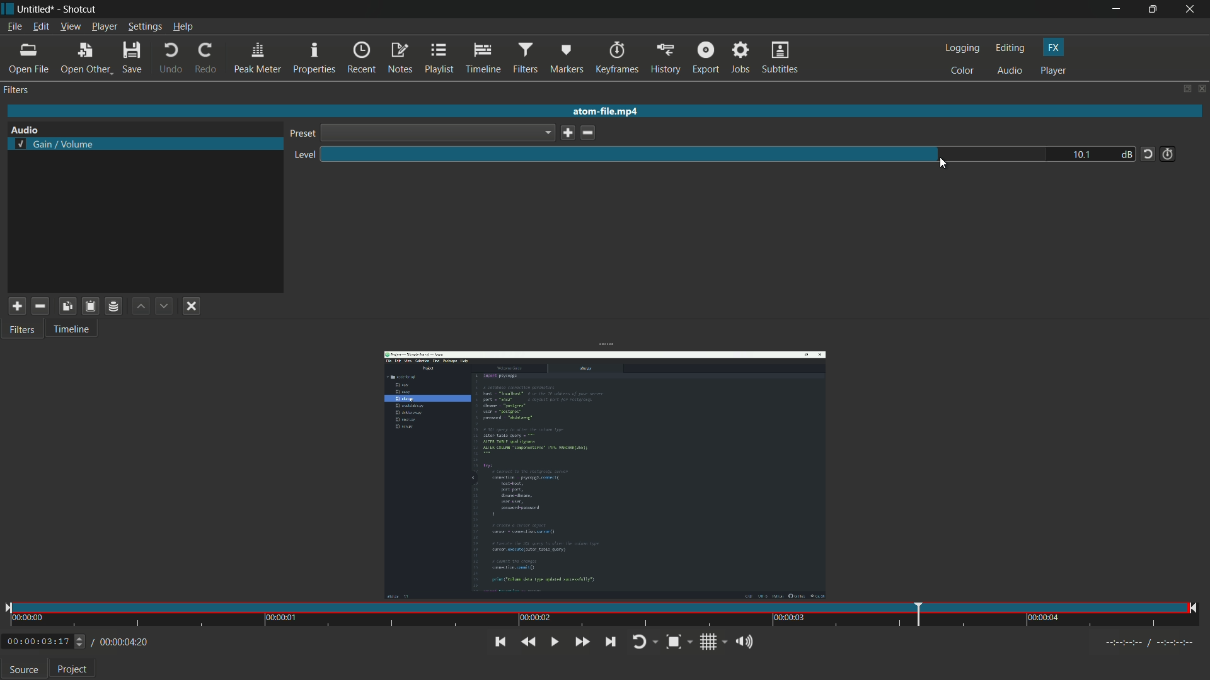 This screenshot has width=1210, height=680. I want to click on settings menu, so click(145, 26).